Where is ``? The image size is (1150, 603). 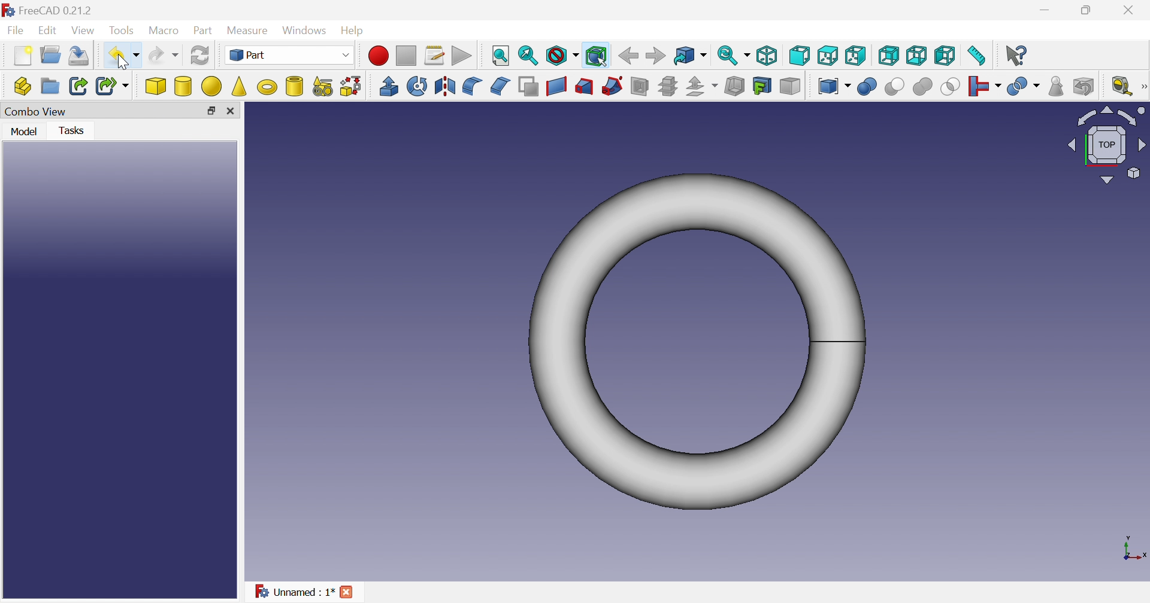  is located at coordinates (231, 110).